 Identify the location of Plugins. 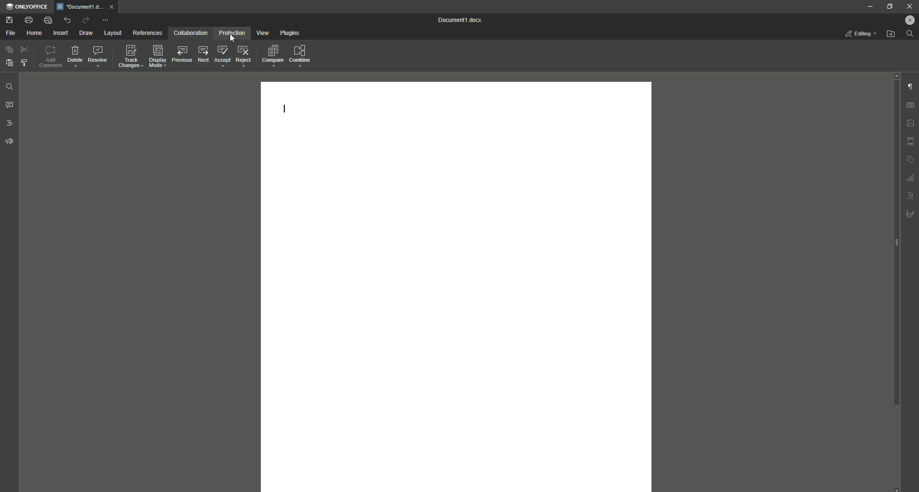
(290, 33).